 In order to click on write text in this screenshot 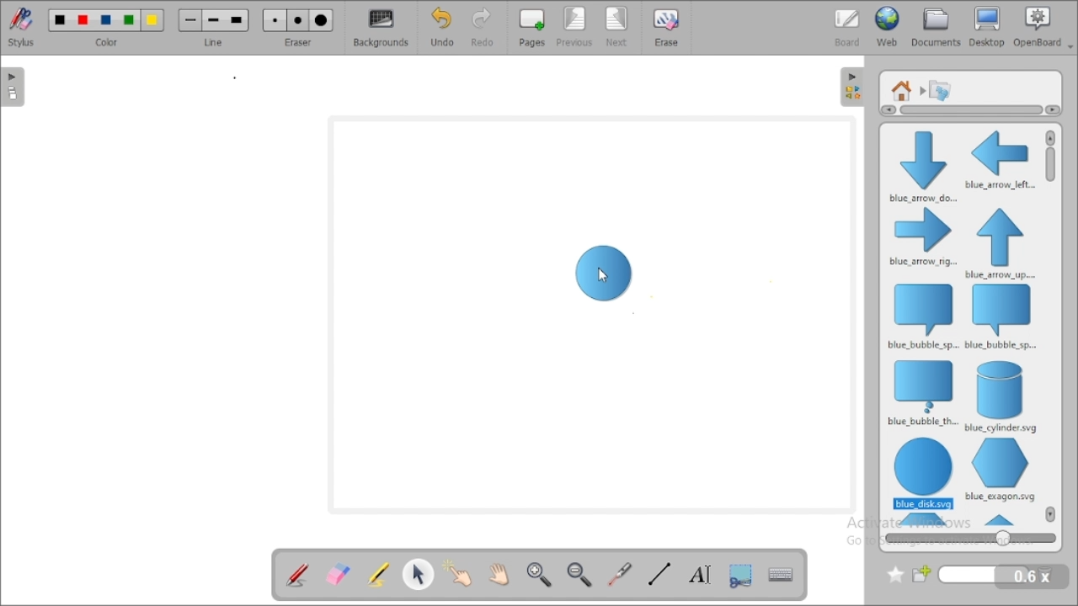, I will do `click(699, 573)`.